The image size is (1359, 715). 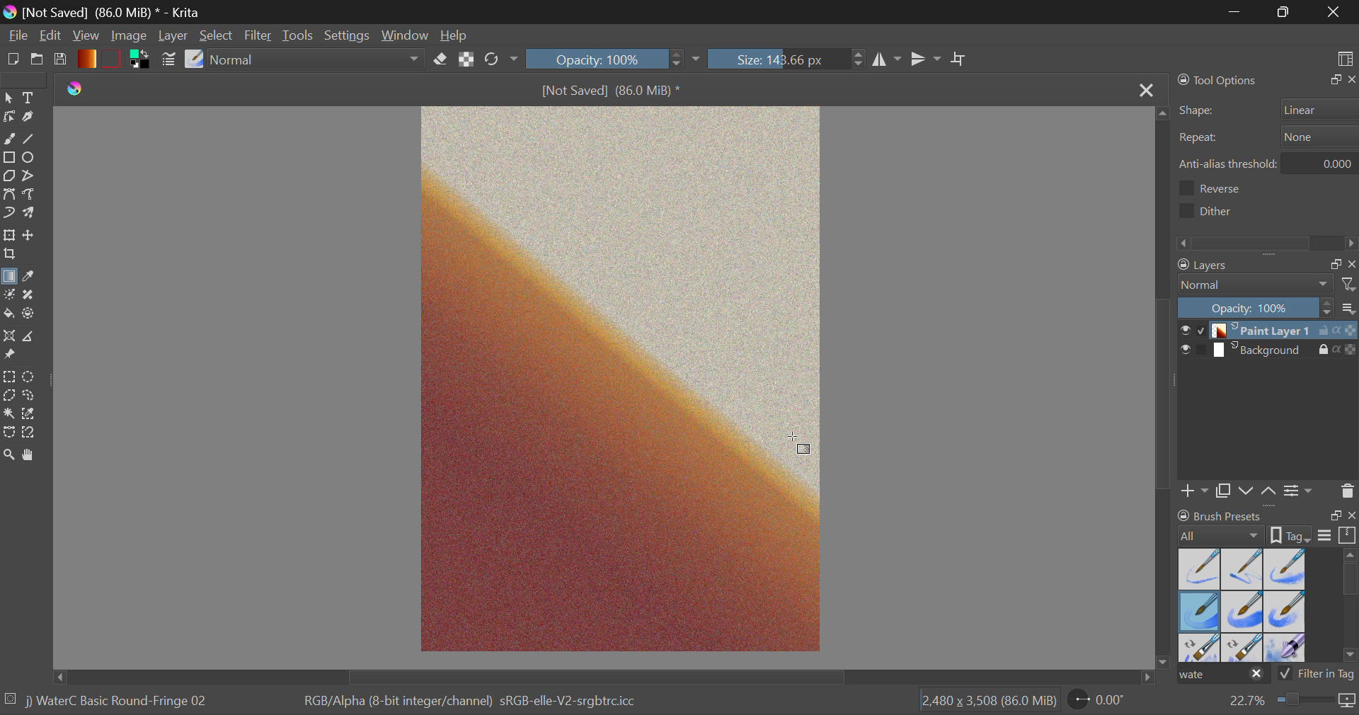 I want to click on move down, so click(x=1165, y=656).